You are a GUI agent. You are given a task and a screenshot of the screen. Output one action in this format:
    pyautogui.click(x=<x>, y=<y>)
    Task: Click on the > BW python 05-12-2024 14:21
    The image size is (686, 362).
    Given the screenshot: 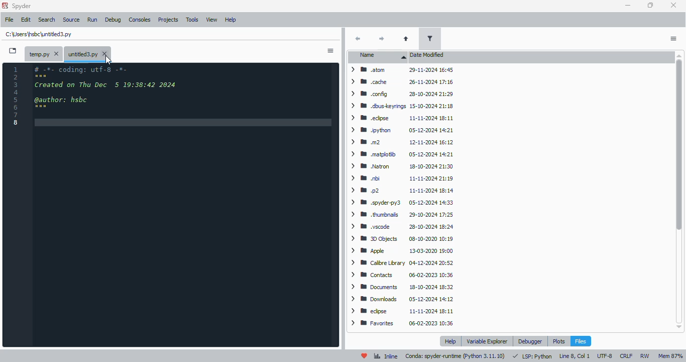 What is the action you would take?
    pyautogui.click(x=400, y=130)
    